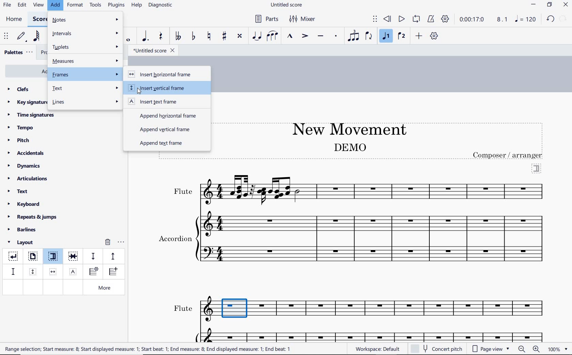 This screenshot has width=572, height=355. What do you see at coordinates (14, 19) in the screenshot?
I see `home` at bounding box center [14, 19].